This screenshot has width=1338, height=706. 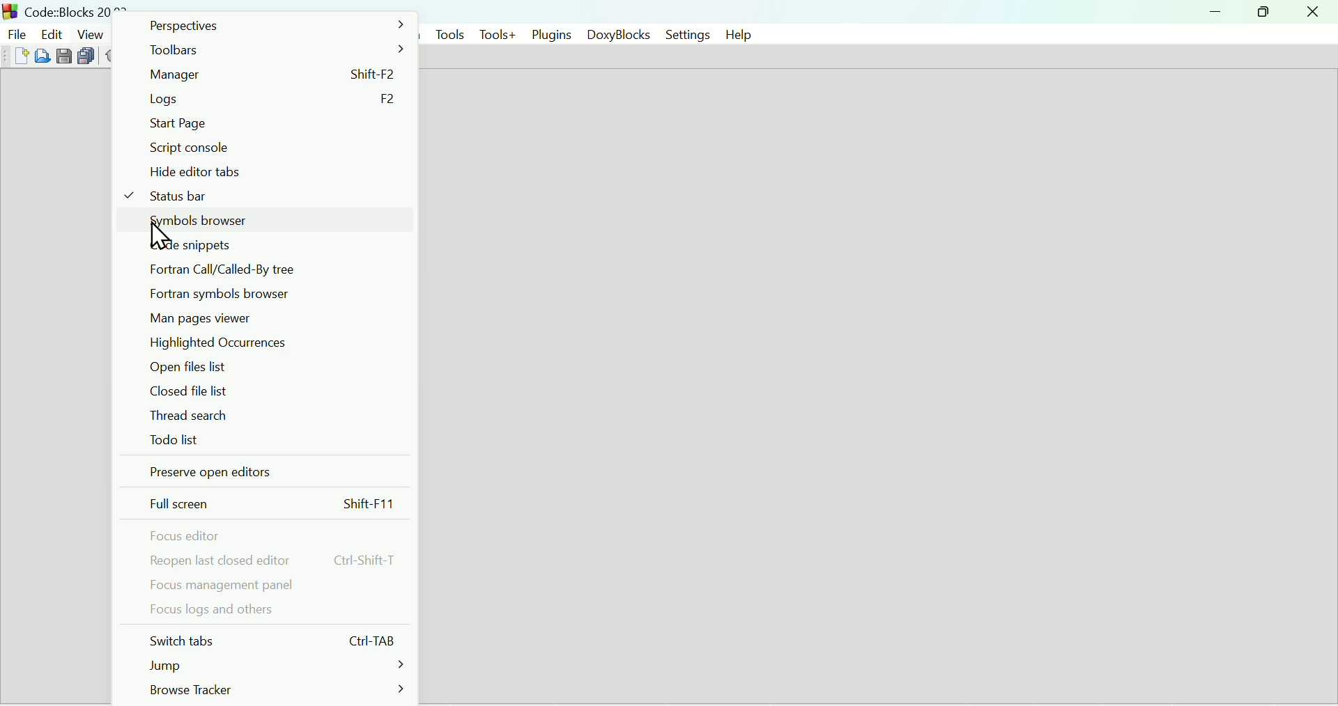 What do you see at coordinates (268, 221) in the screenshot?
I see `Symbol browser` at bounding box center [268, 221].